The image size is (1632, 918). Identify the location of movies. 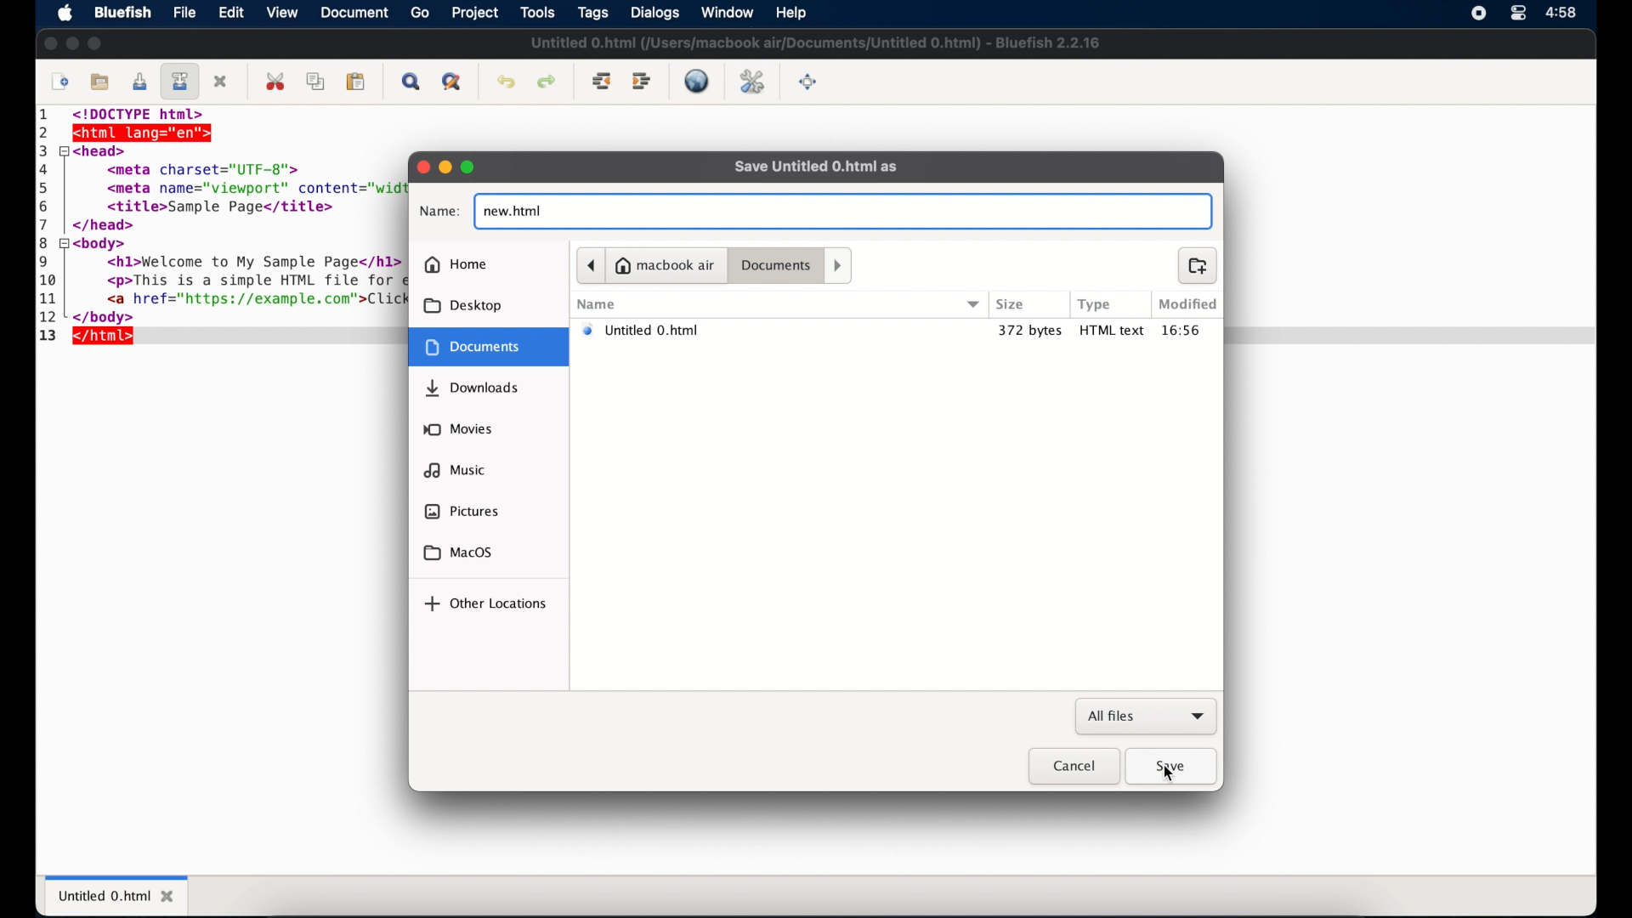
(458, 429).